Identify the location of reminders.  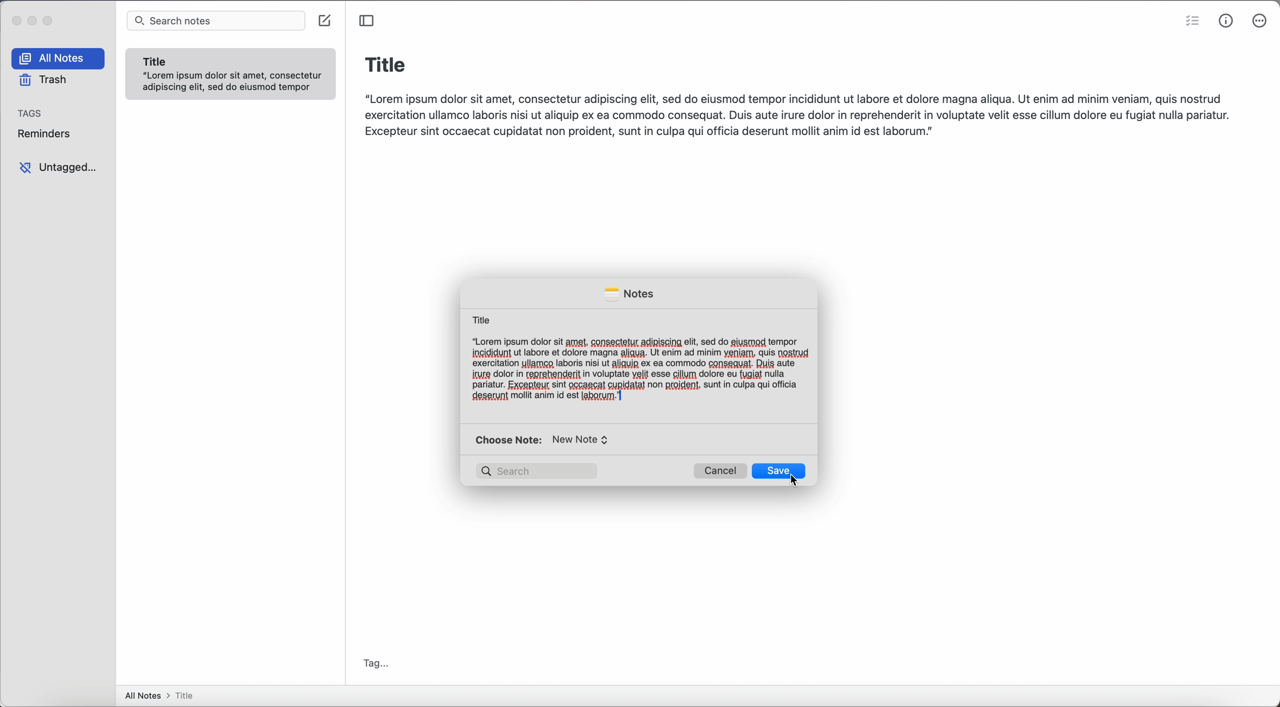
(48, 134).